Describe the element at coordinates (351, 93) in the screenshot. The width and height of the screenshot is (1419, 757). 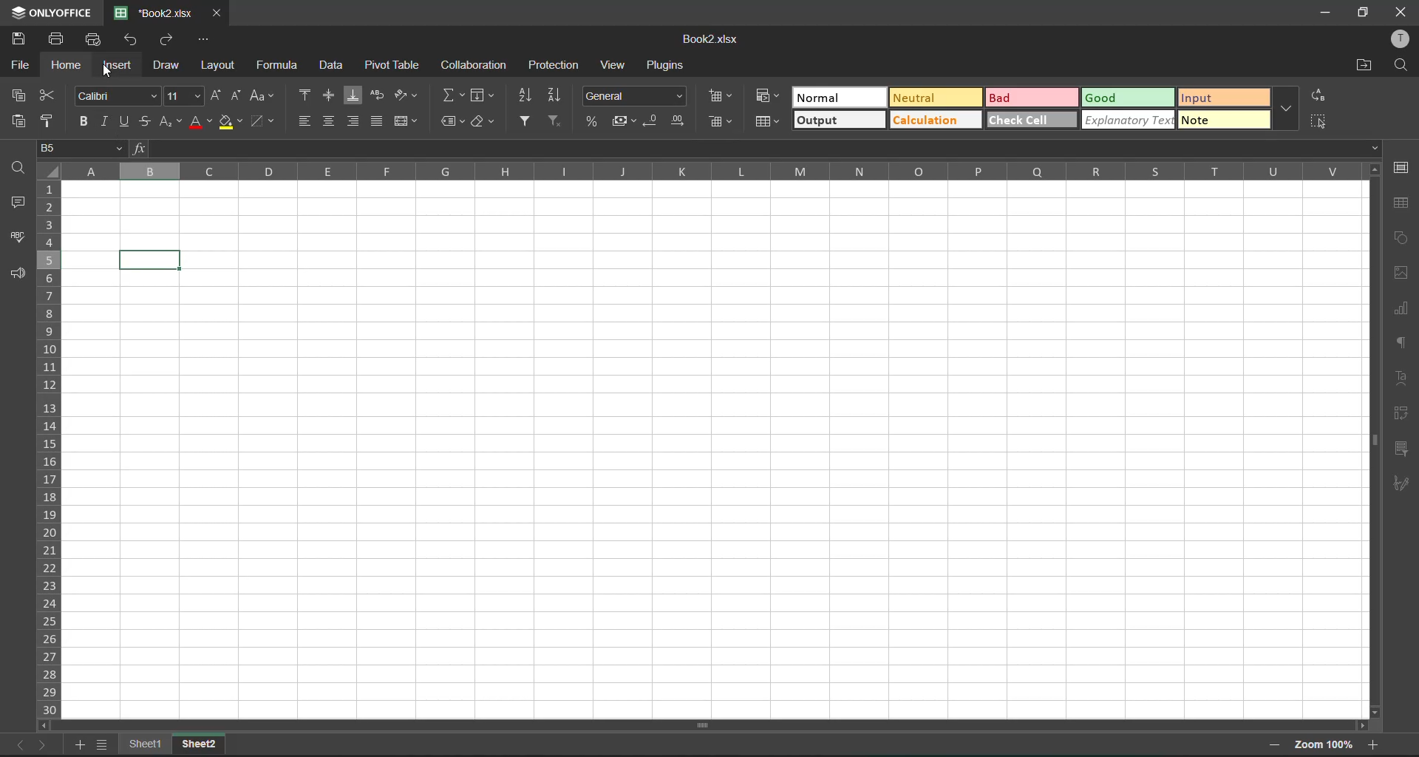
I see `align bottom` at that location.